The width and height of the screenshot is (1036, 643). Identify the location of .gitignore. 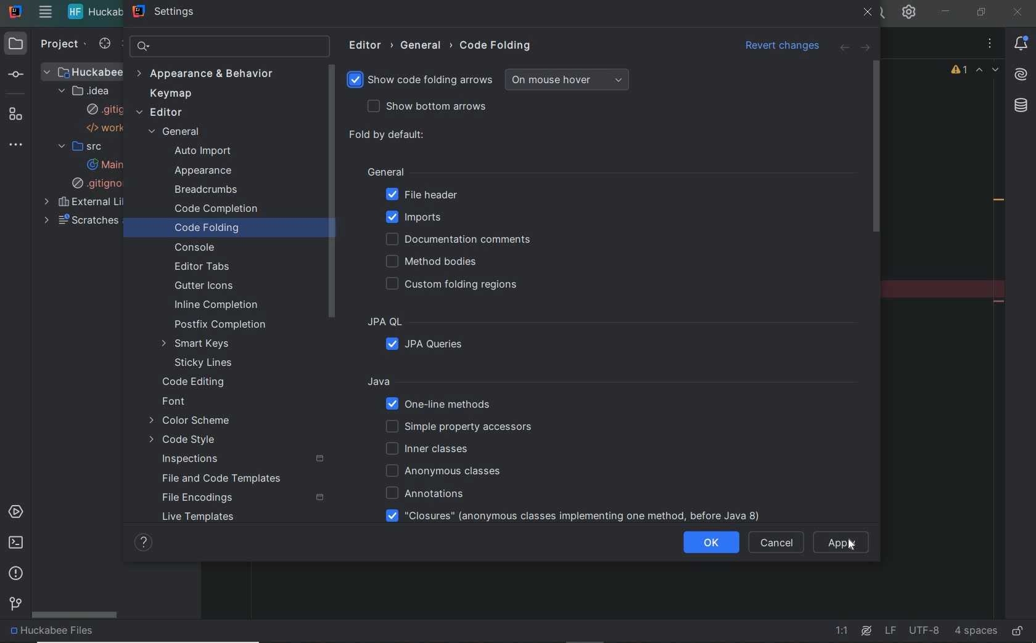
(104, 184).